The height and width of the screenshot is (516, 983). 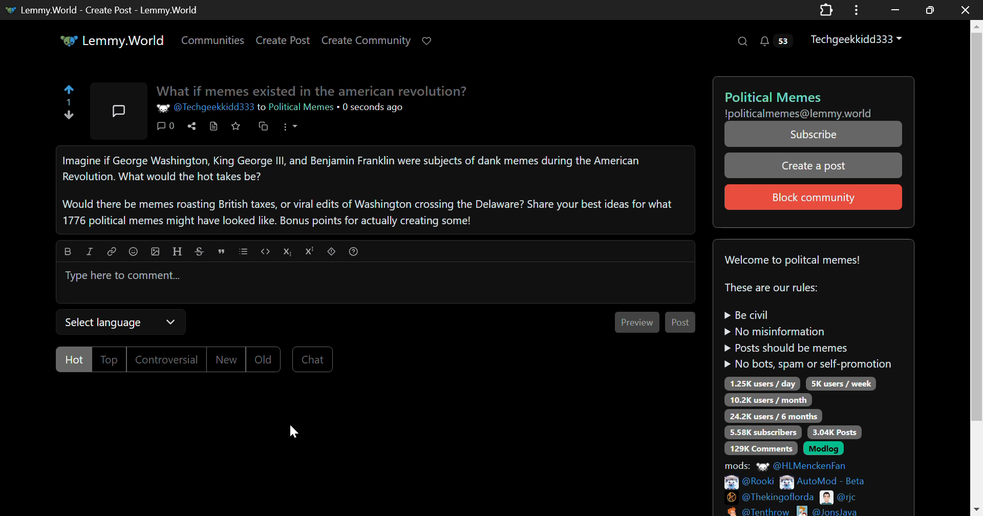 I want to click on Italic, so click(x=90, y=251).